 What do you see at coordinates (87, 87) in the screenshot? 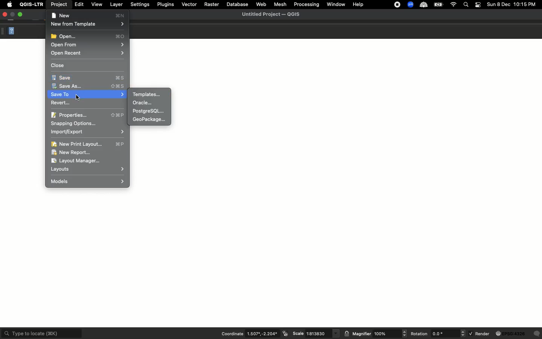
I see `Save as` at bounding box center [87, 87].